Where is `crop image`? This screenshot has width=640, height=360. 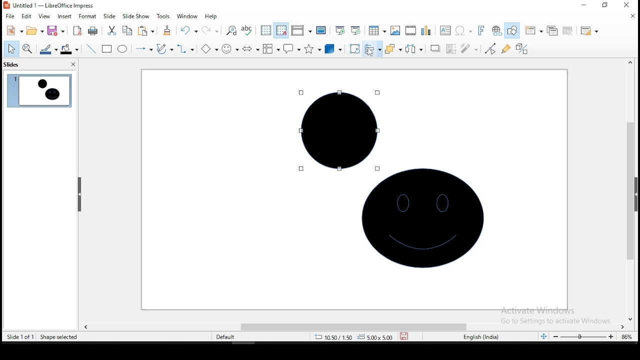
crop image is located at coordinates (451, 48).